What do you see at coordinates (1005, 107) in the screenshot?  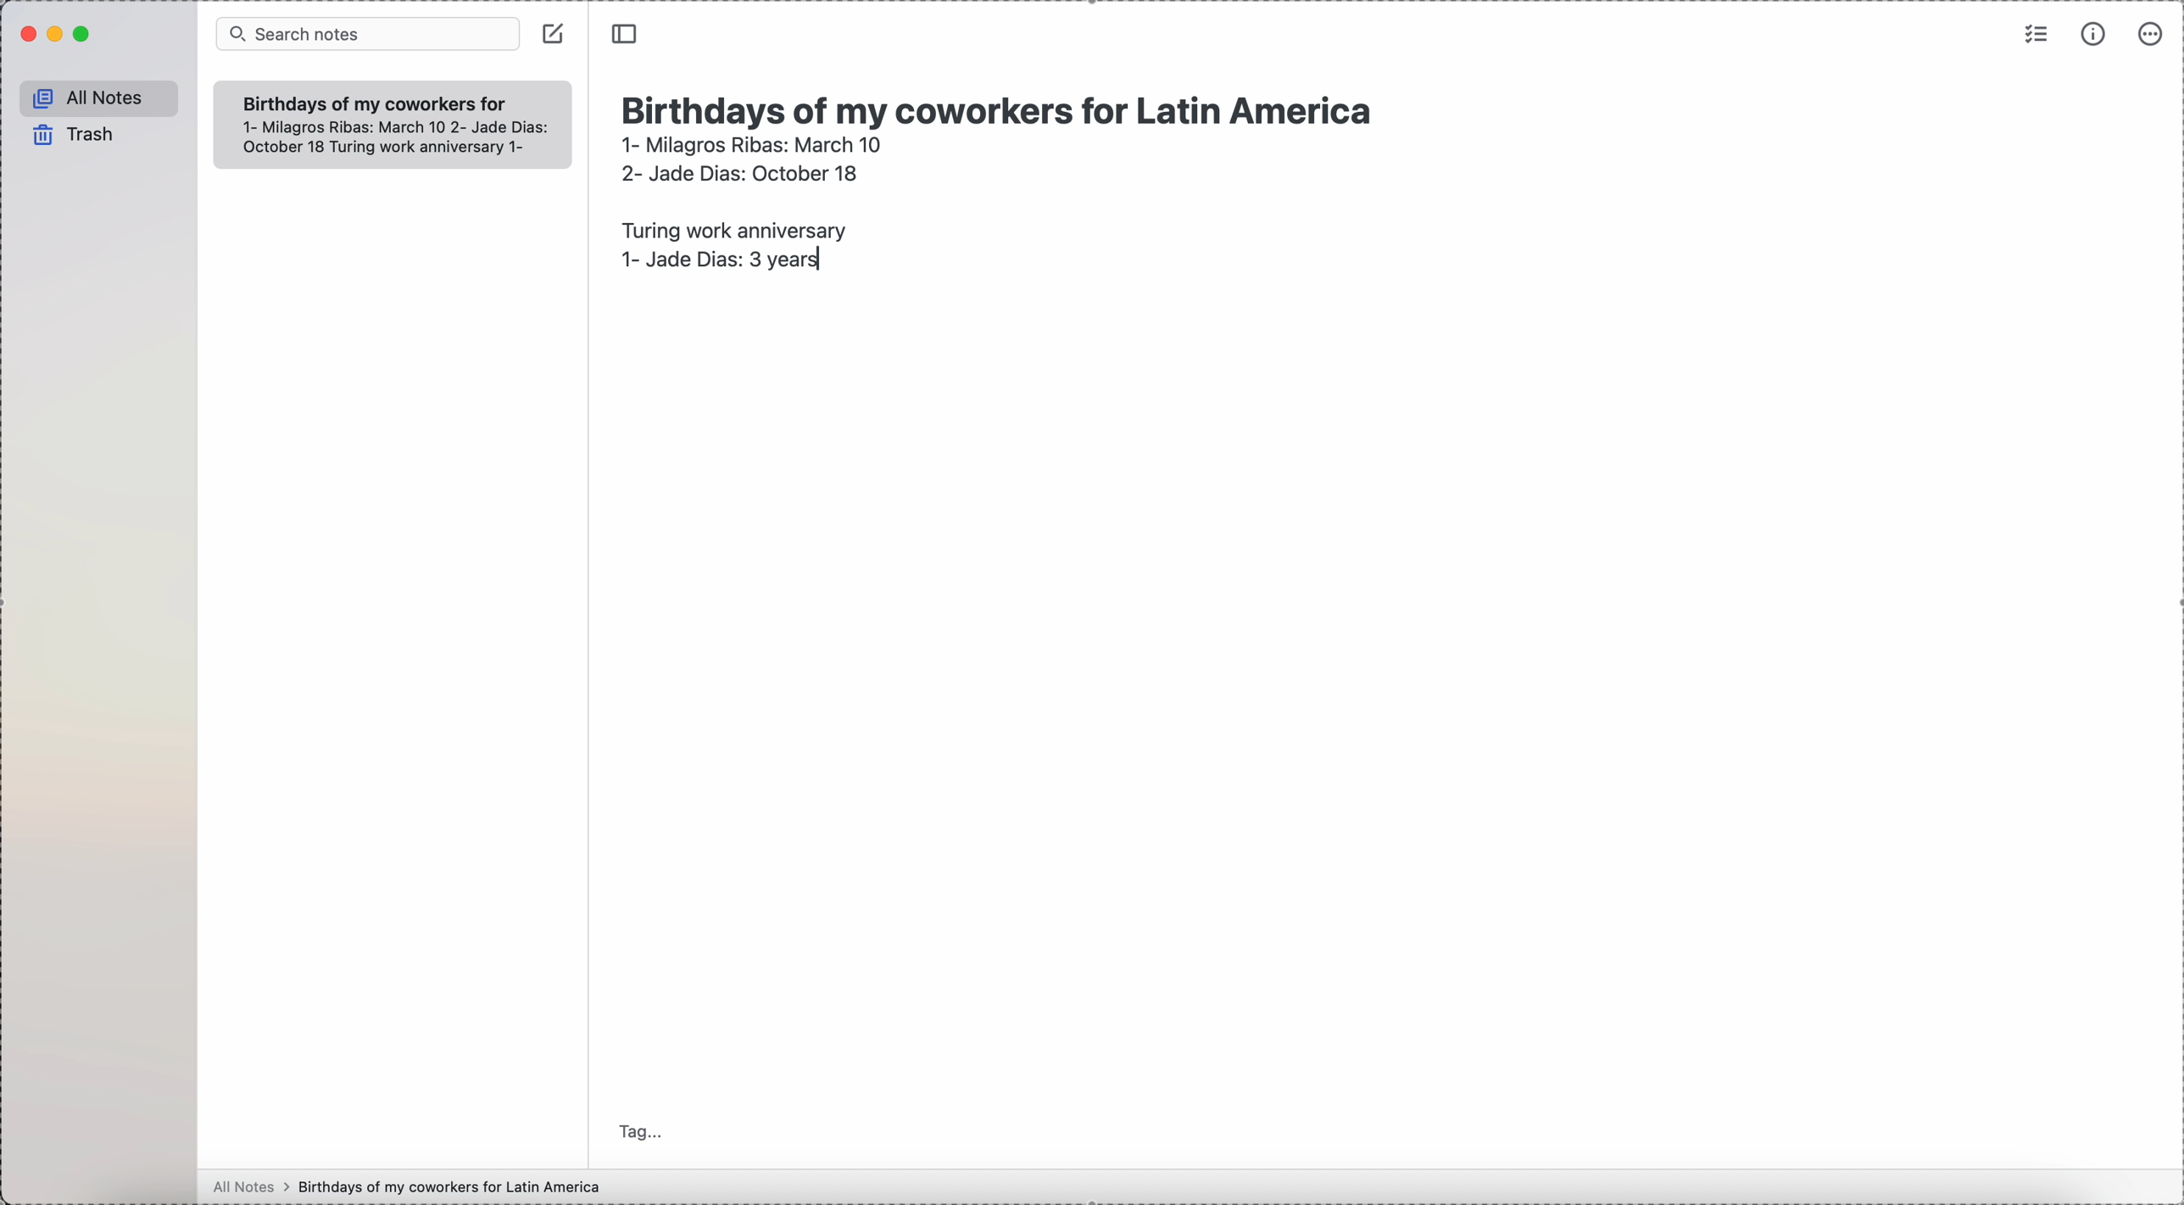 I see `Birthdays of my coworkers for Latin America` at bounding box center [1005, 107].